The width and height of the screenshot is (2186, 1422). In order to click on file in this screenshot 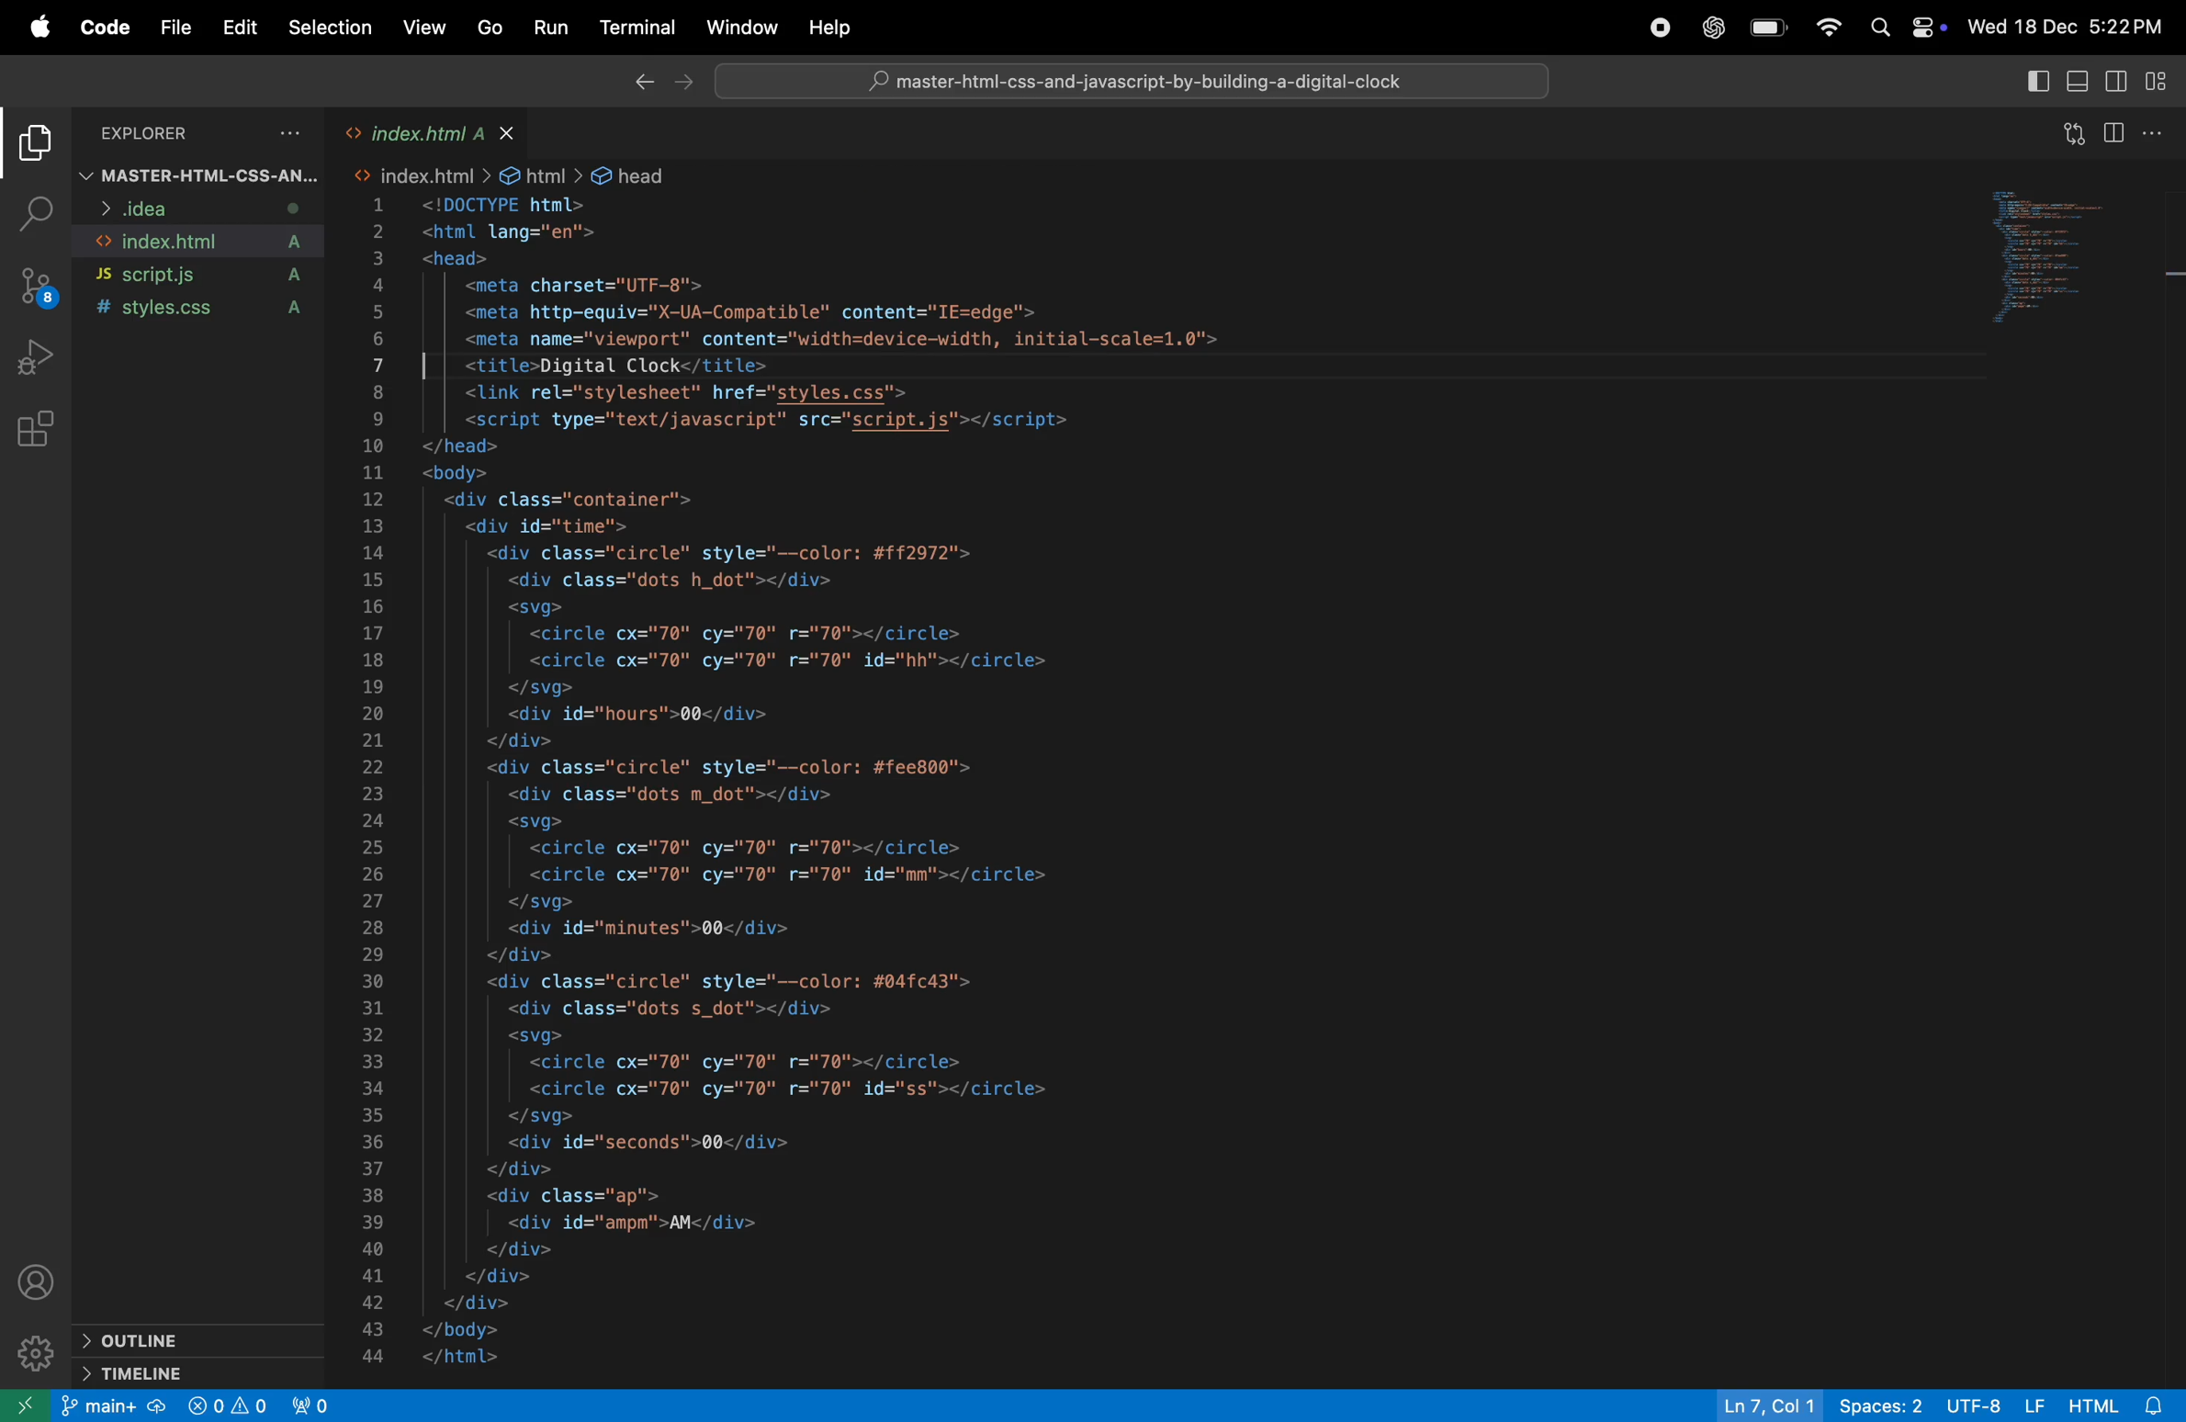, I will do `click(178, 29)`.